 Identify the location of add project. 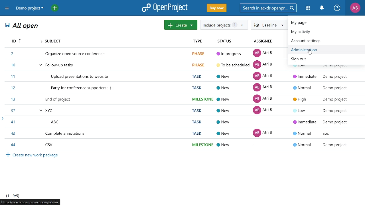
(56, 9).